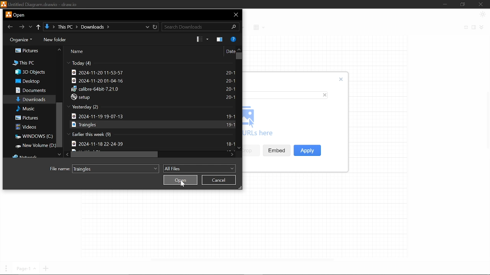  Describe the element at coordinates (29, 100) in the screenshot. I see `Downloads` at that location.